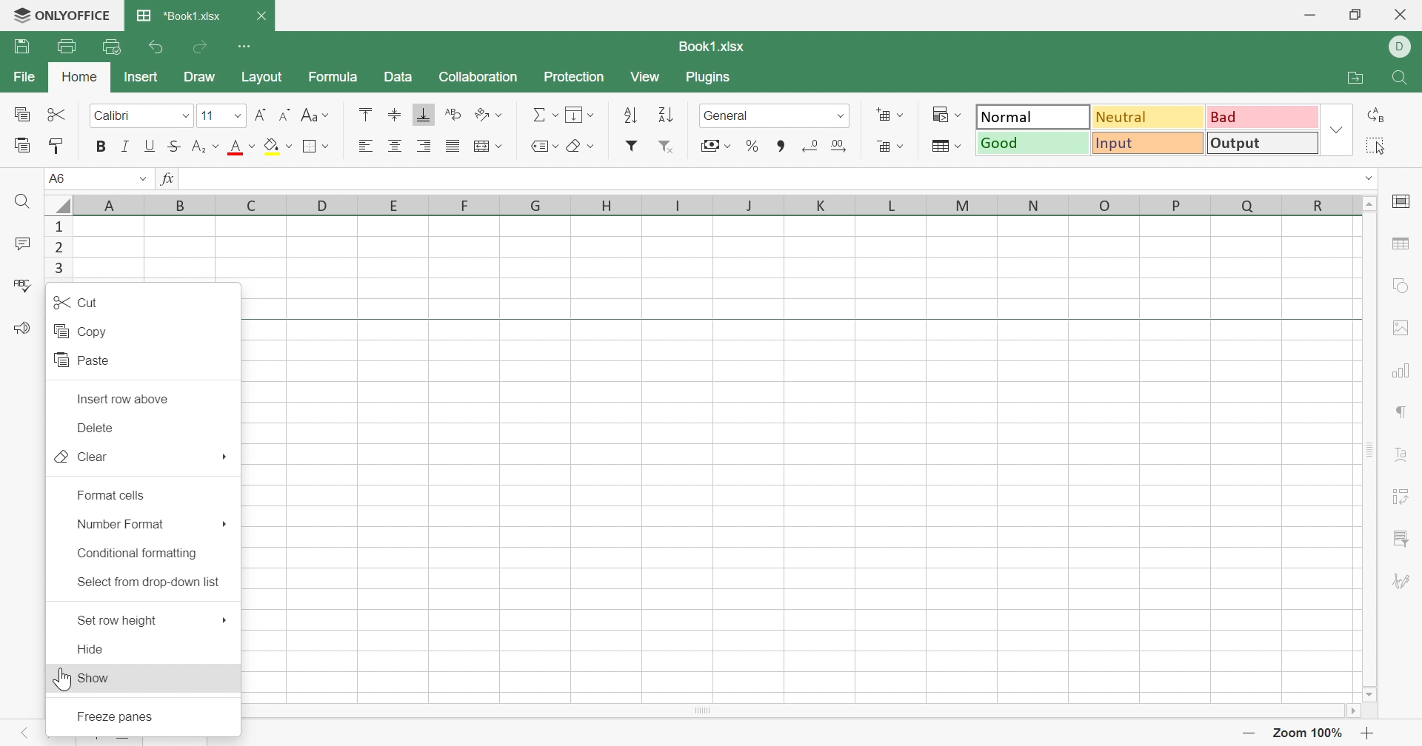 The width and height of the screenshot is (1422, 746). Describe the element at coordinates (892, 113) in the screenshot. I see `Insert cells` at that location.